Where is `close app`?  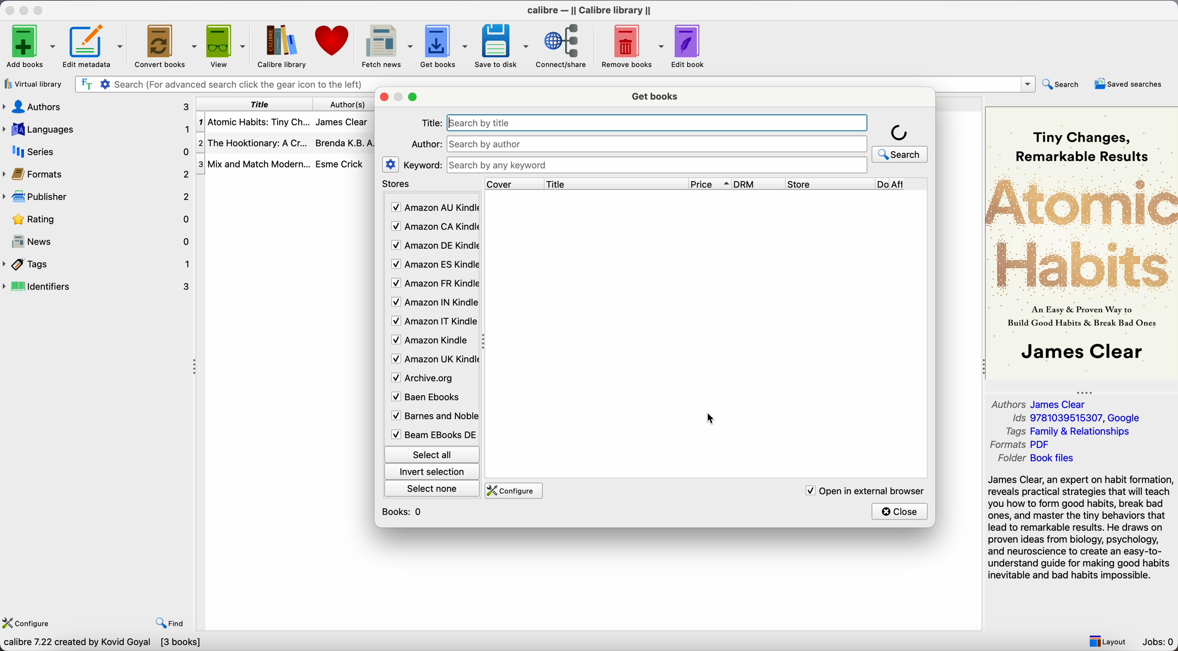 close app is located at coordinates (9, 10).